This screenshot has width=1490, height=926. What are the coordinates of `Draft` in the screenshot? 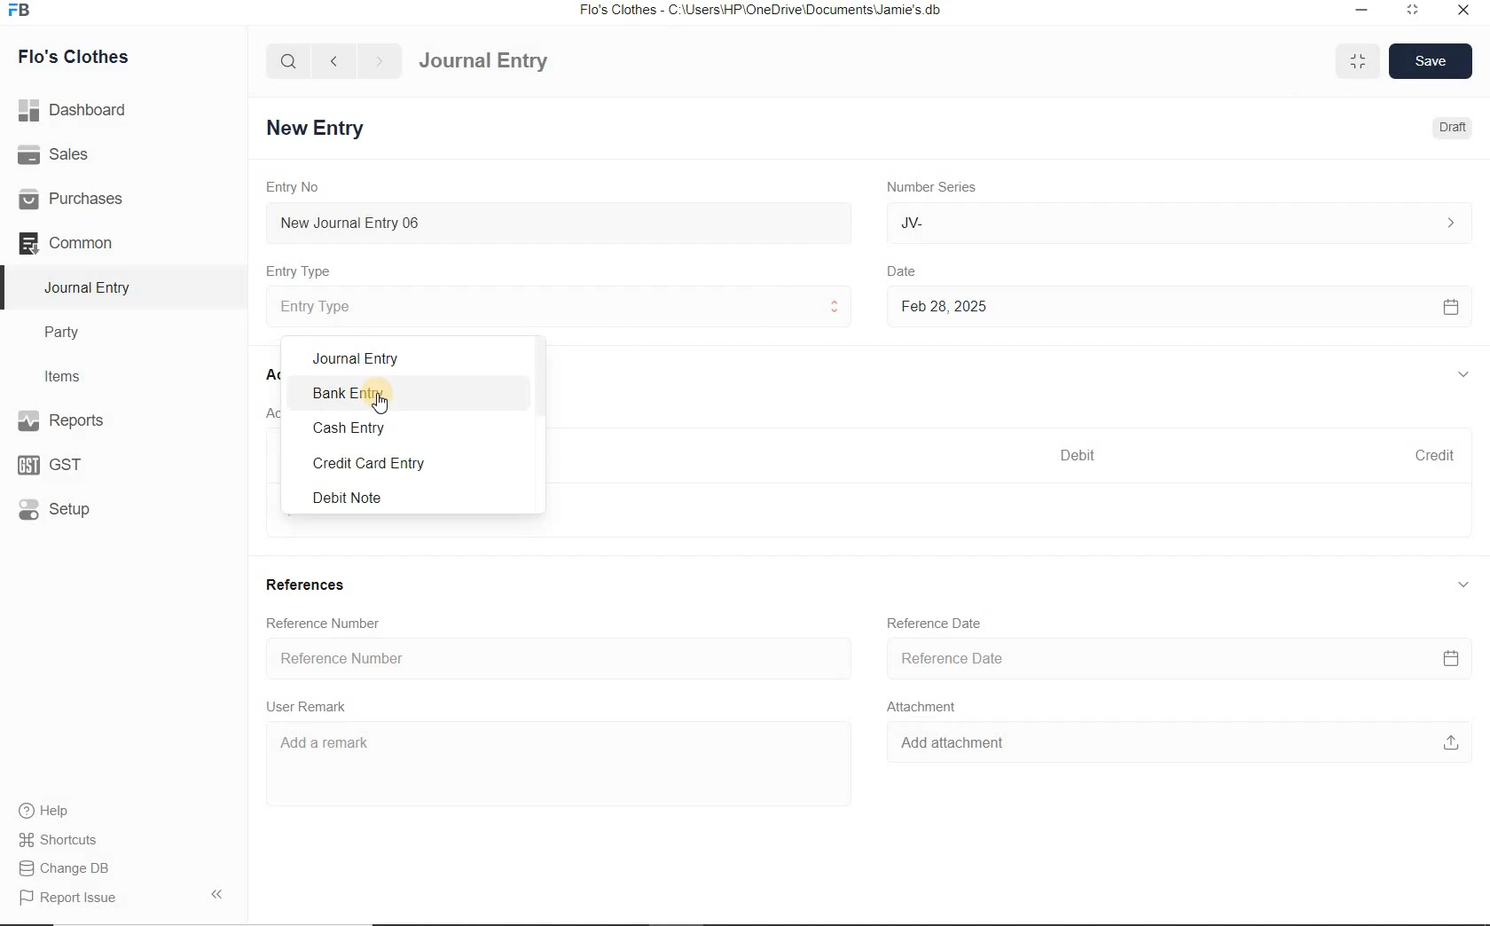 It's located at (1449, 128).